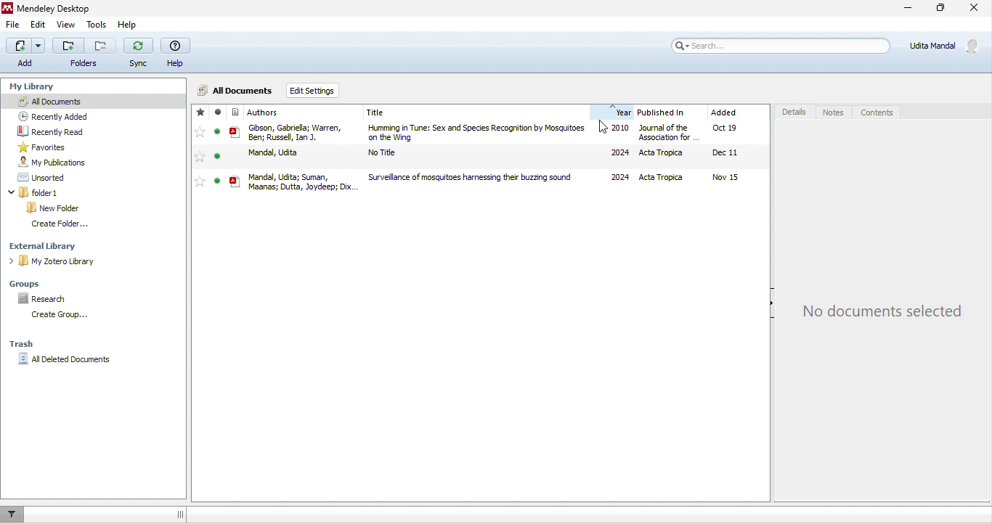 The height and width of the screenshot is (524, 992). I want to click on research, so click(38, 299).